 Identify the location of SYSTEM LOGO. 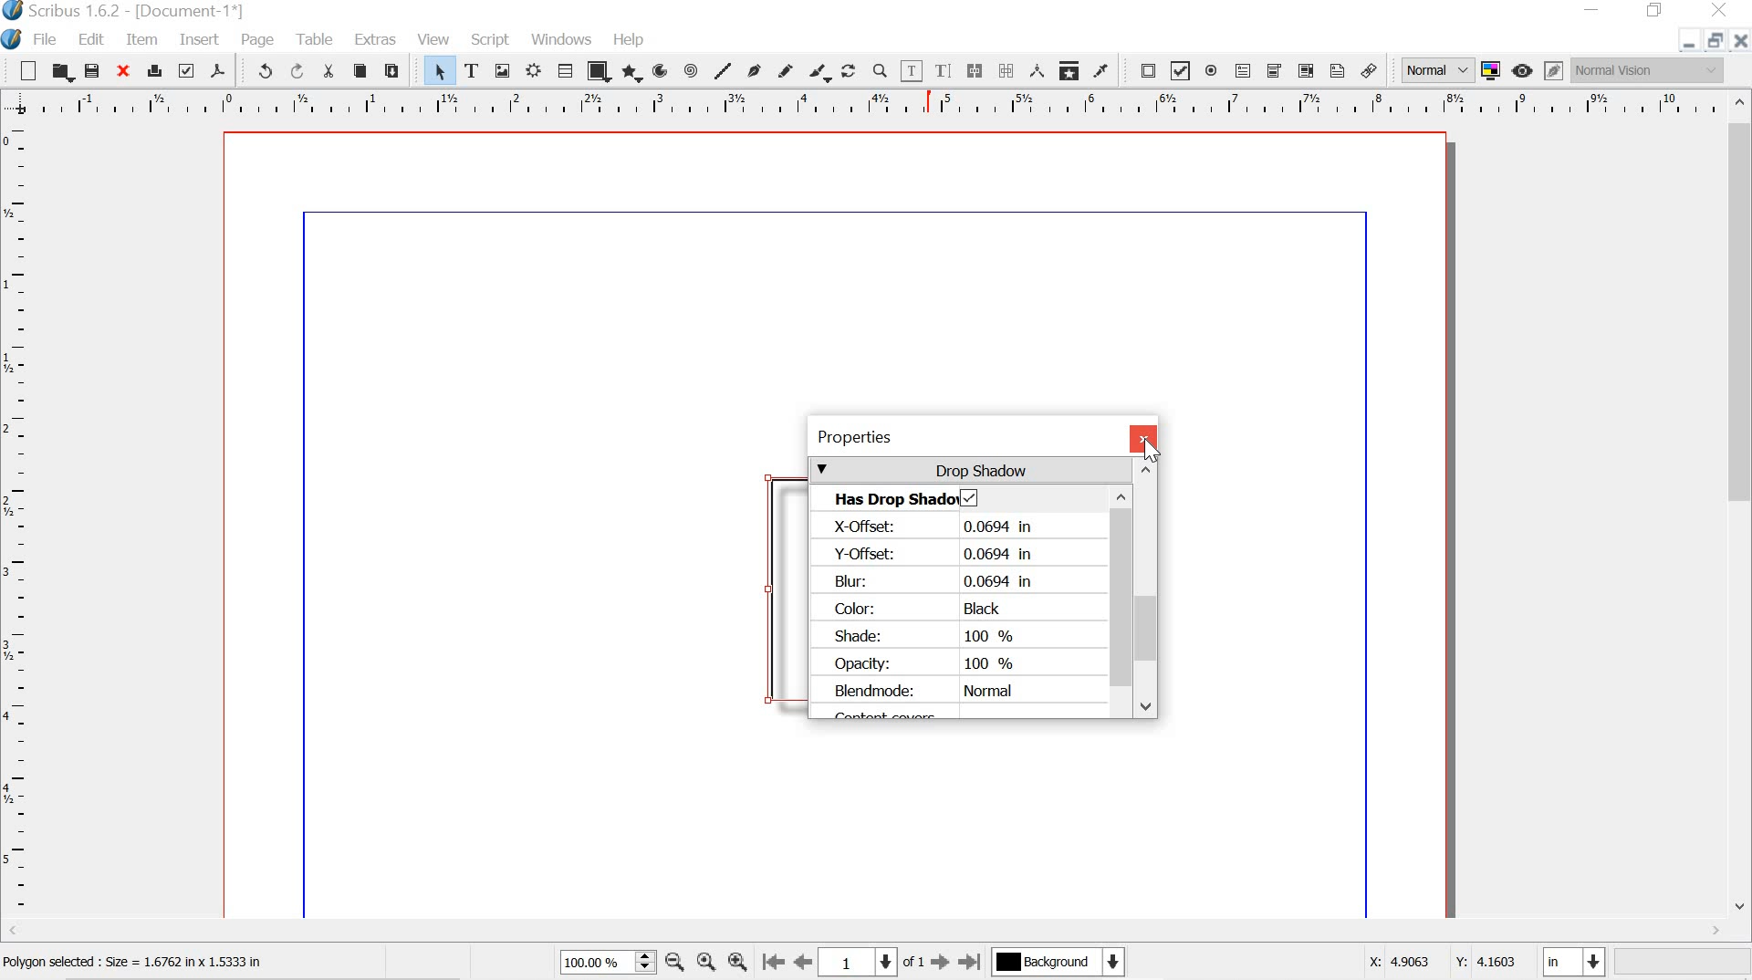
(15, 37).